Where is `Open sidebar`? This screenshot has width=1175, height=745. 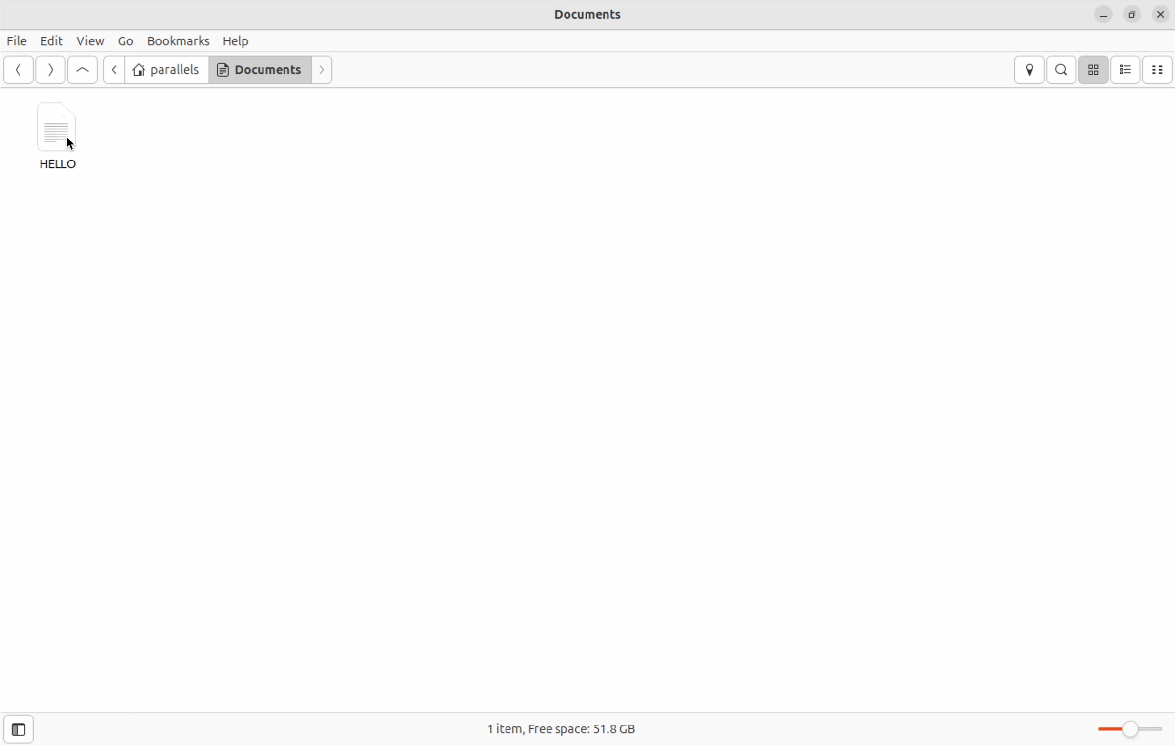 Open sidebar is located at coordinates (23, 728).